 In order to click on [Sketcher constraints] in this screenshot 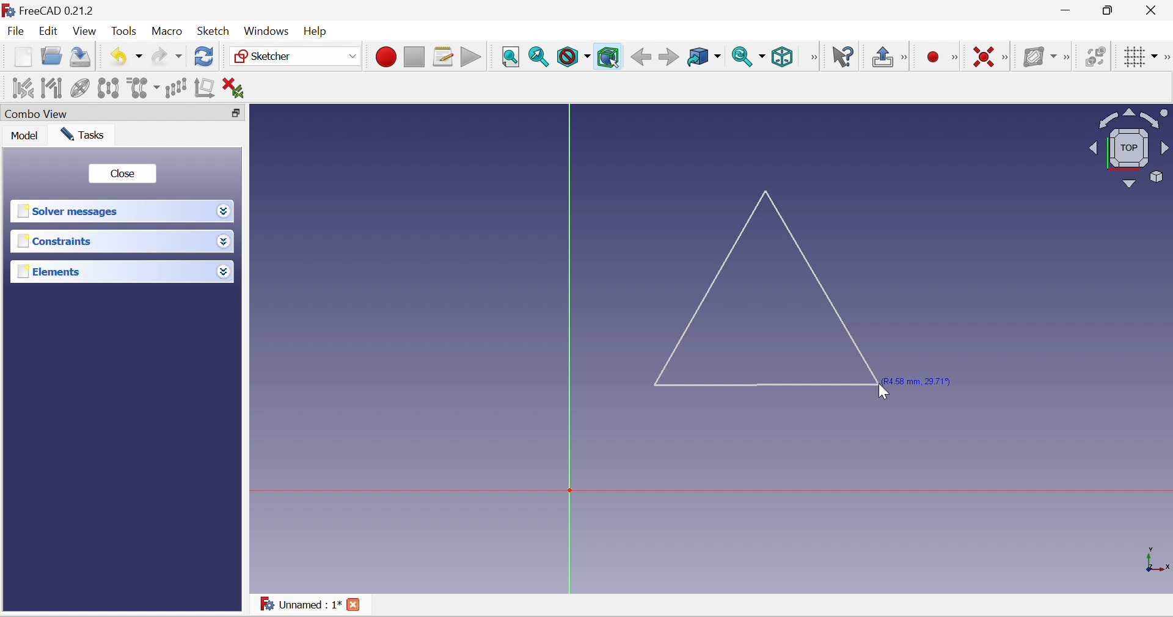, I will do `click(1005, 58)`.